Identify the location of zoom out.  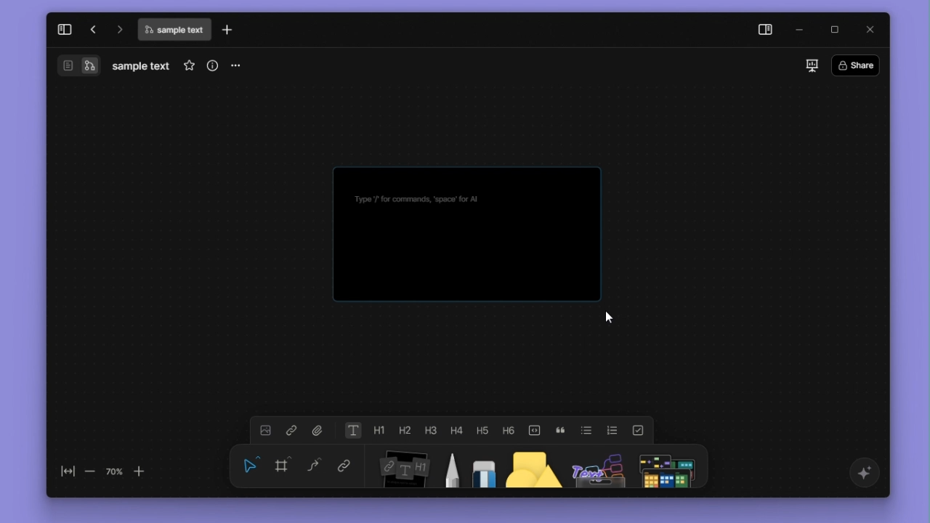
(90, 472).